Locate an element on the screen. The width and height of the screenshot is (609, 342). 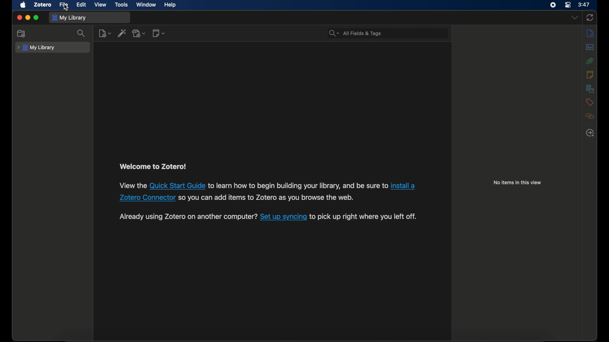
new collection is located at coordinates (21, 34).